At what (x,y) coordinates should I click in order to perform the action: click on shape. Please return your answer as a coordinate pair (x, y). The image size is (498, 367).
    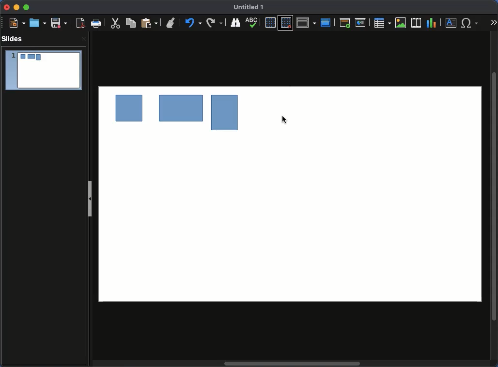
    Looking at the image, I should click on (180, 109).